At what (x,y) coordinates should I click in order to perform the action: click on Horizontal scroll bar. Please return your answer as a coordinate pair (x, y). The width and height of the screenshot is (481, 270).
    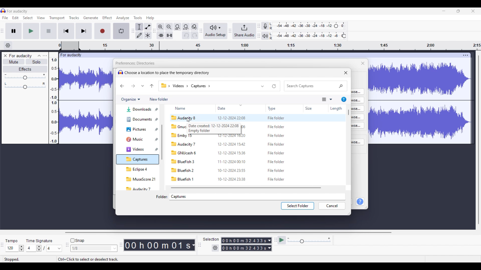
    Looking at the image, I should click on (228, 232).